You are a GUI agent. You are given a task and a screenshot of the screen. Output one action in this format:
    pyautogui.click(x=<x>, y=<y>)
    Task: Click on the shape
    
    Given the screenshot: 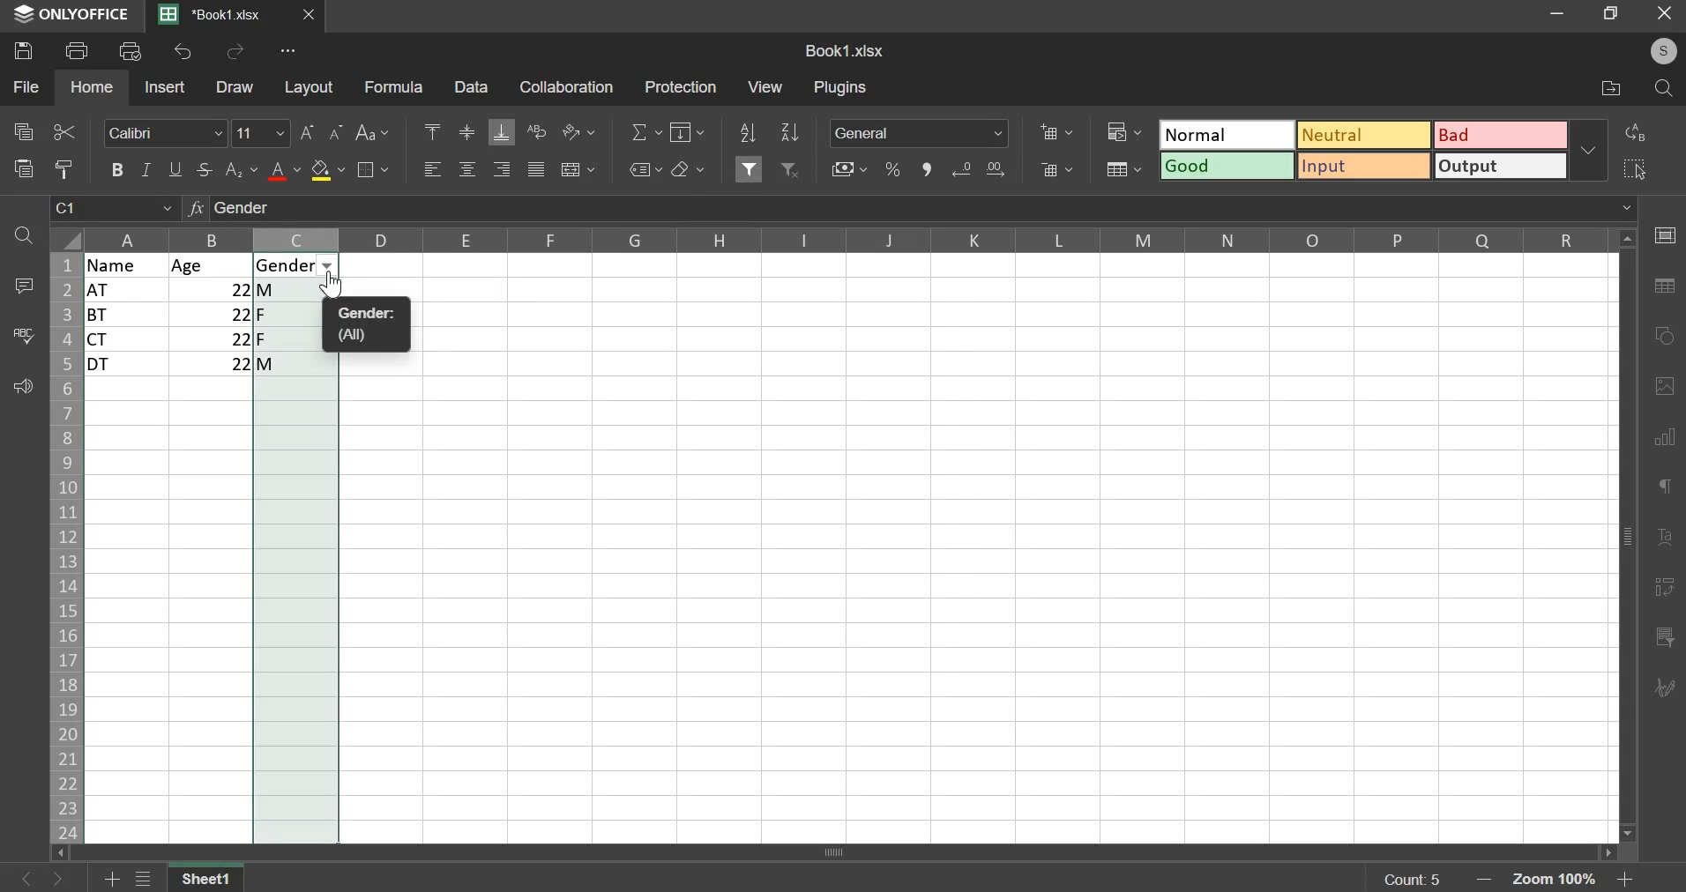 What is the action you would take?
    pyautogui.click(x=1661, y=334)
    